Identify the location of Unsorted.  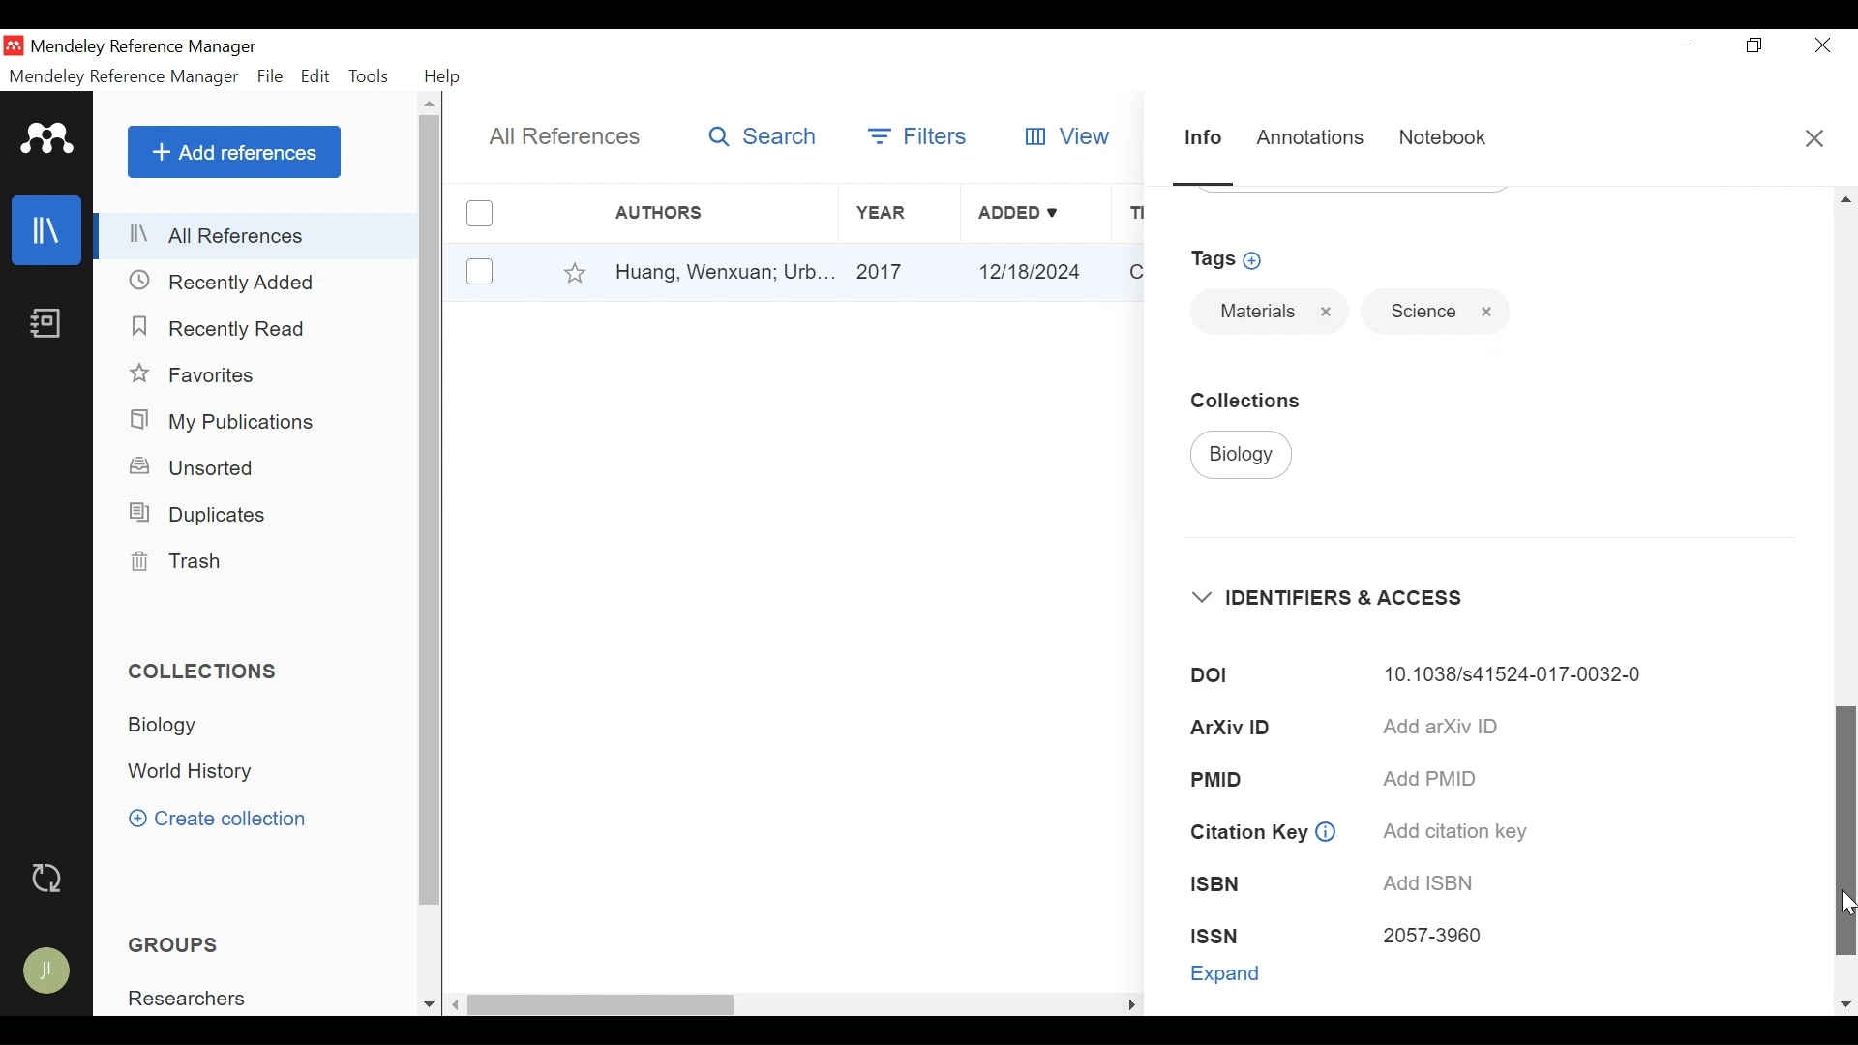
(195, 467).